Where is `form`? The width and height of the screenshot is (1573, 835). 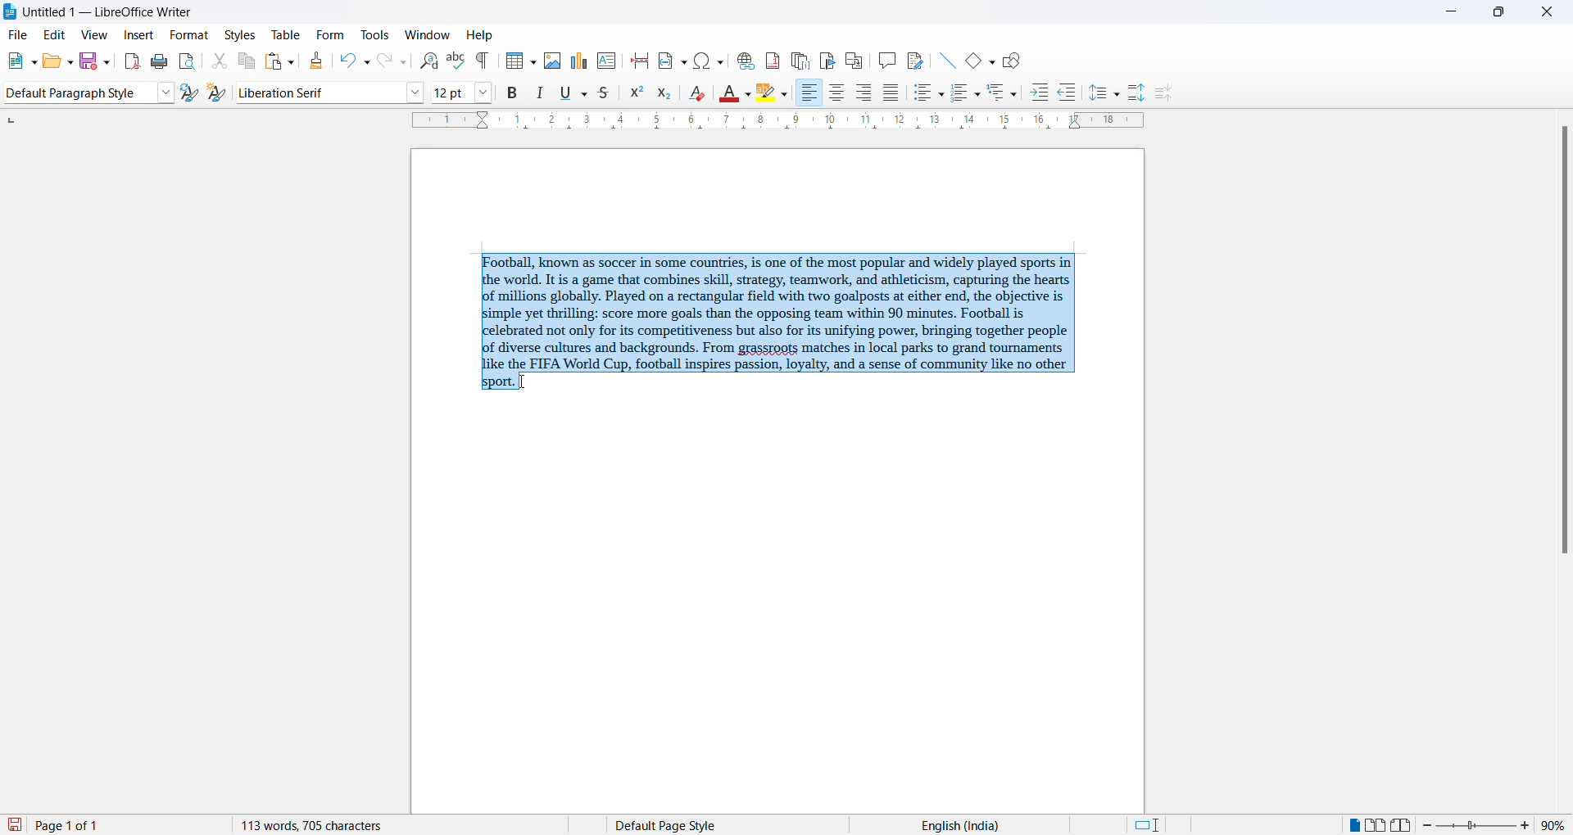 form is located at coordinates (328, 34).